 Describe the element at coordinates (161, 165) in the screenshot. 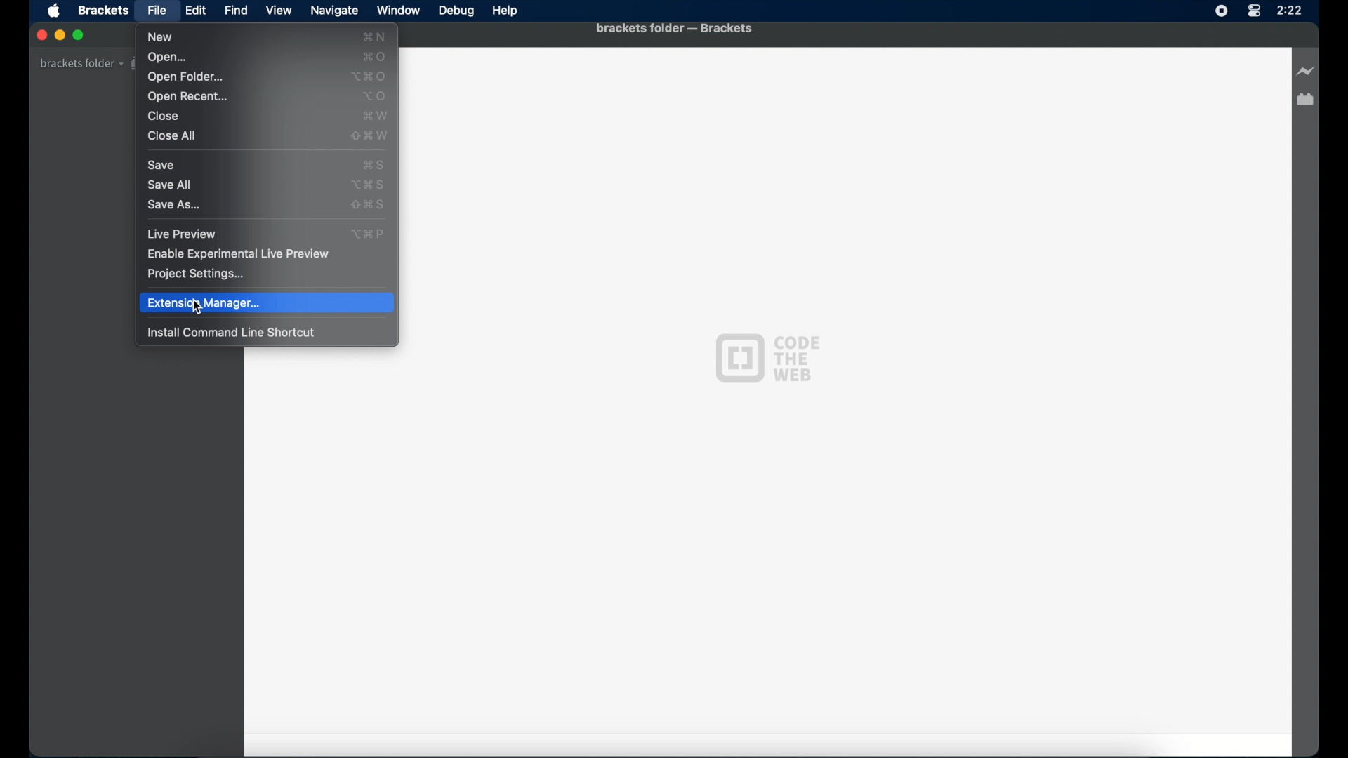

I see `save` at that location.